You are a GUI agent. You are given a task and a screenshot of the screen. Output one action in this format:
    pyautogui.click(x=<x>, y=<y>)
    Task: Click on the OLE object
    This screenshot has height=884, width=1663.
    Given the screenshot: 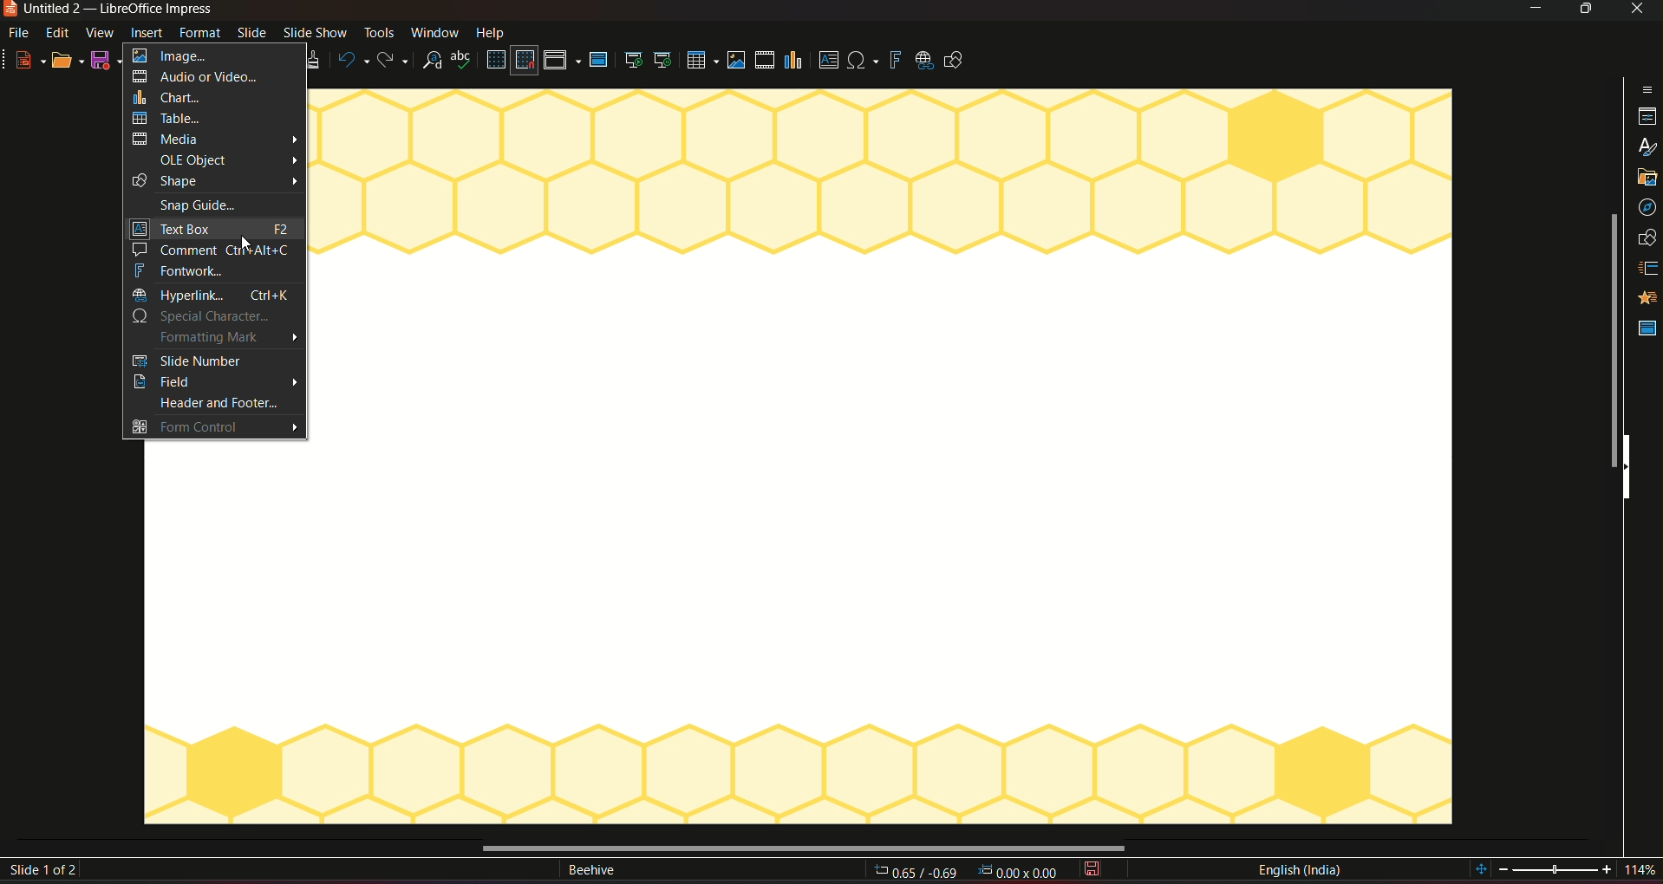 What is the action you would take?
    pyautogui.click(x=215, y=159)
    